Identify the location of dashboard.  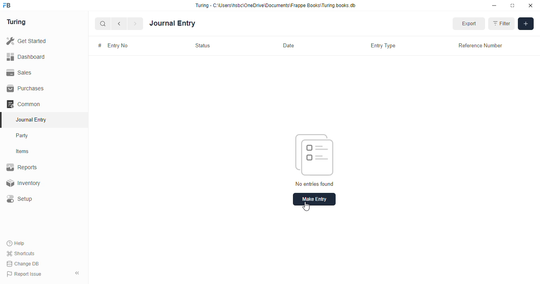
(26, 56).